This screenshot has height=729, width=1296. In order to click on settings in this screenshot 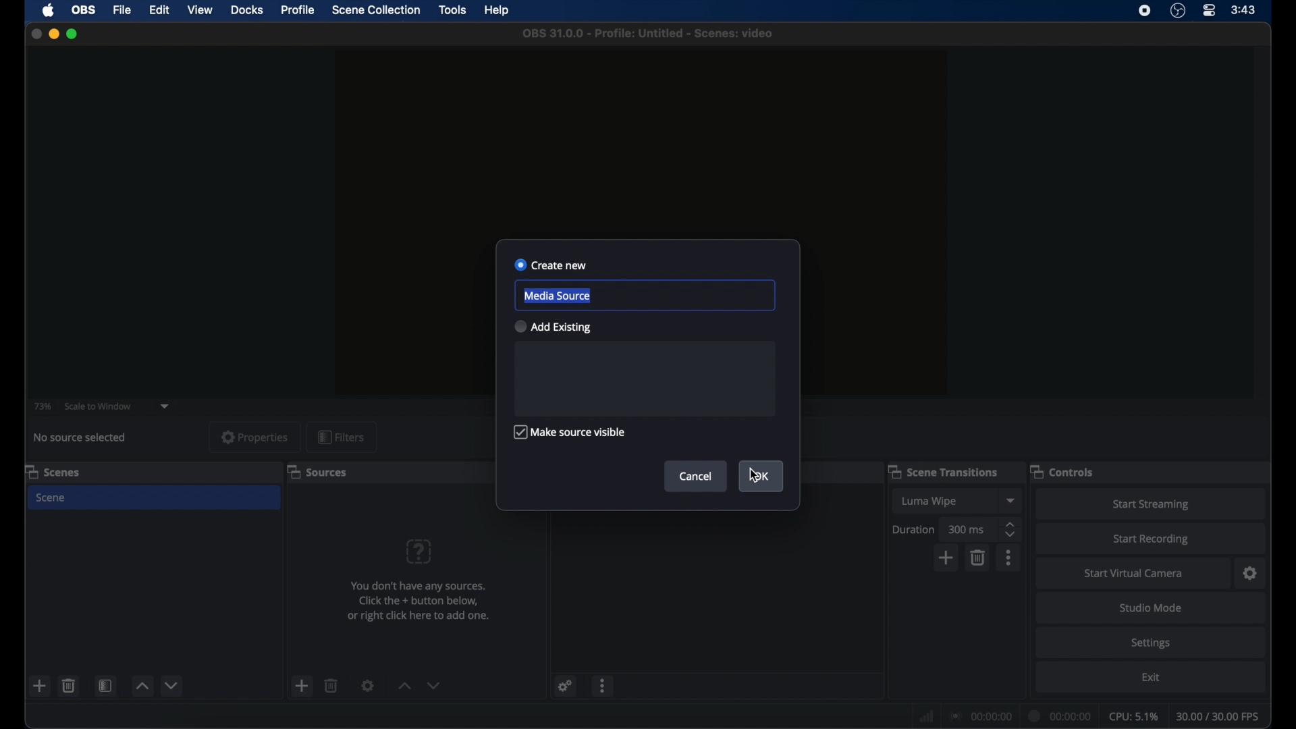, I will do `click(367, 685)`.